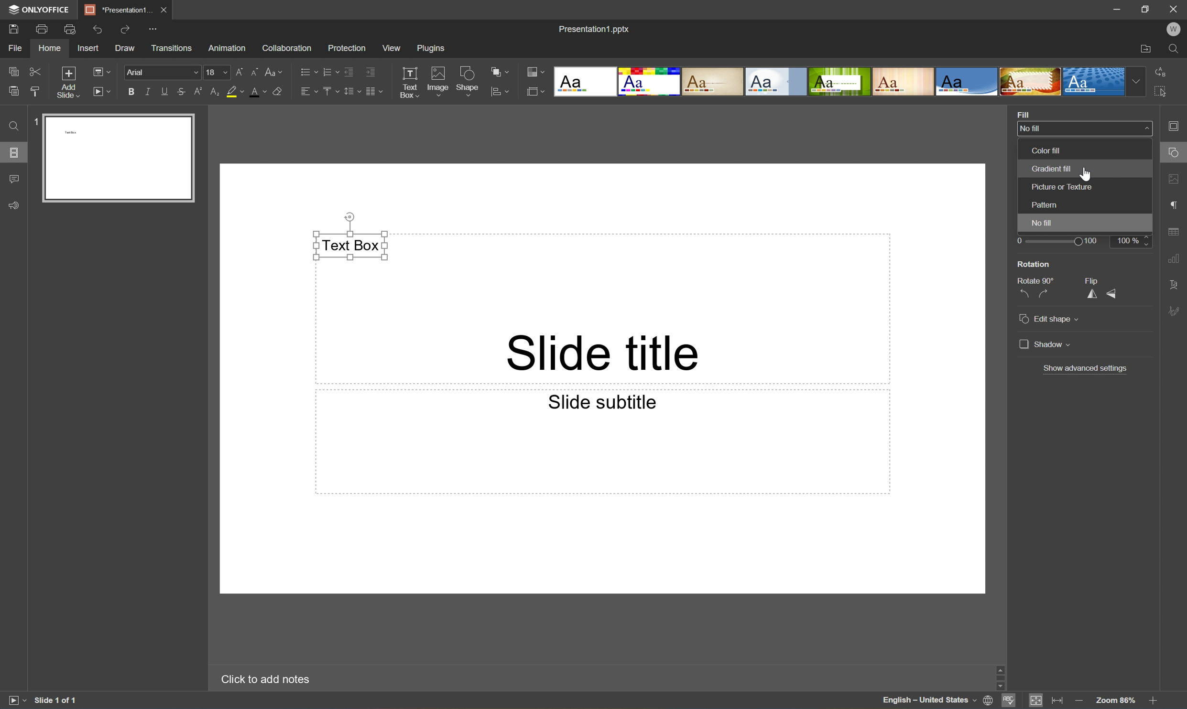 The width and height of the screenshot is (1187, 709). What do you see at coordinates (1034, 226) in the screenshot?
I see `Opacity` at bounding box center [1034, 226].